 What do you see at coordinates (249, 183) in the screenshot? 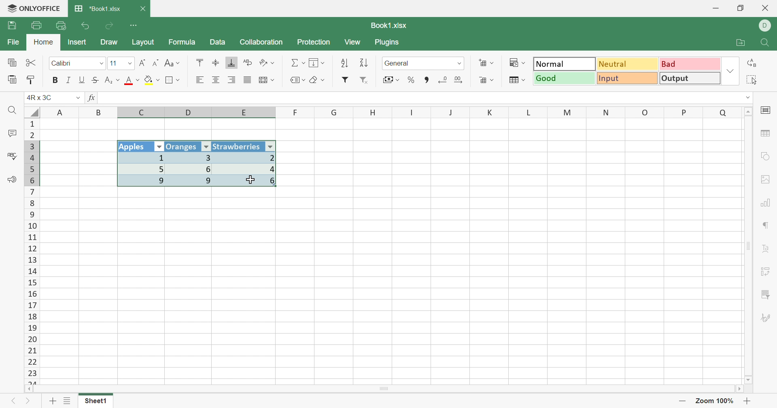
I see `6` at bounding box center [249, 183].